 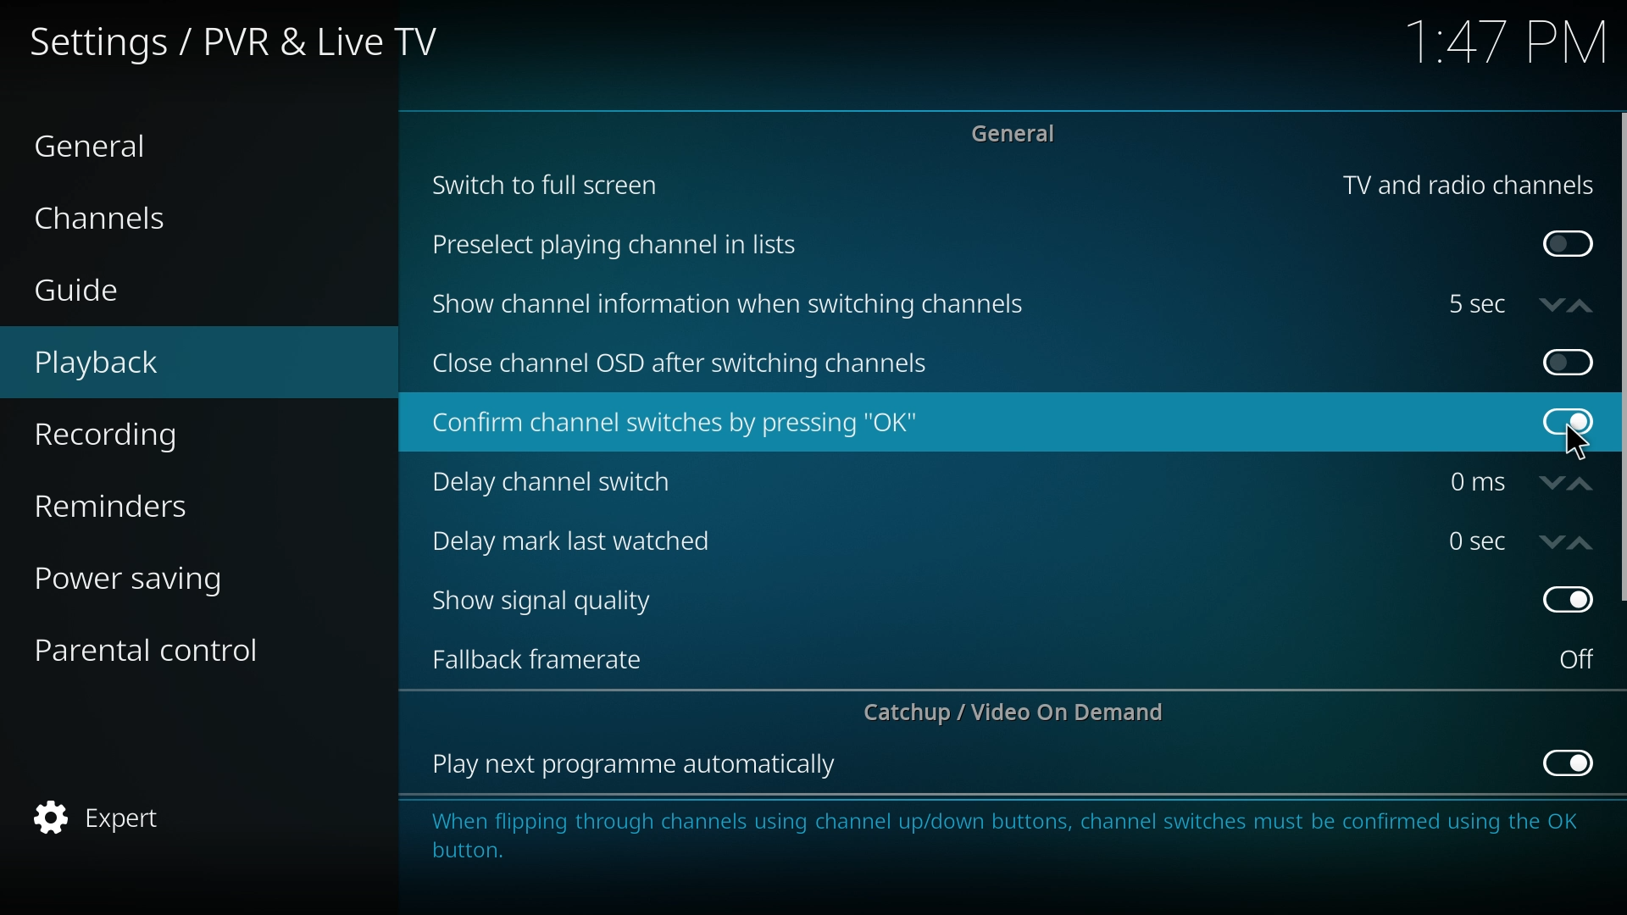 I want to click on switch to full screen, so click(x=547, y=183).